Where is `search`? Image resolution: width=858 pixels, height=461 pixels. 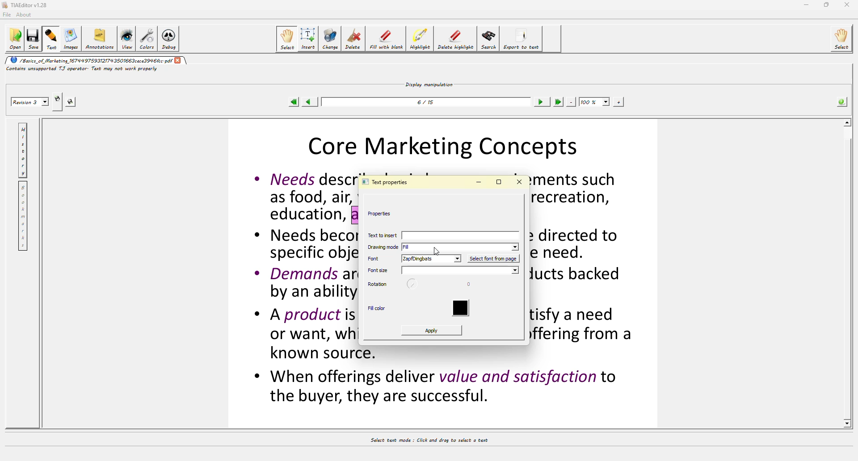 search is located at coordinates (488, 39).